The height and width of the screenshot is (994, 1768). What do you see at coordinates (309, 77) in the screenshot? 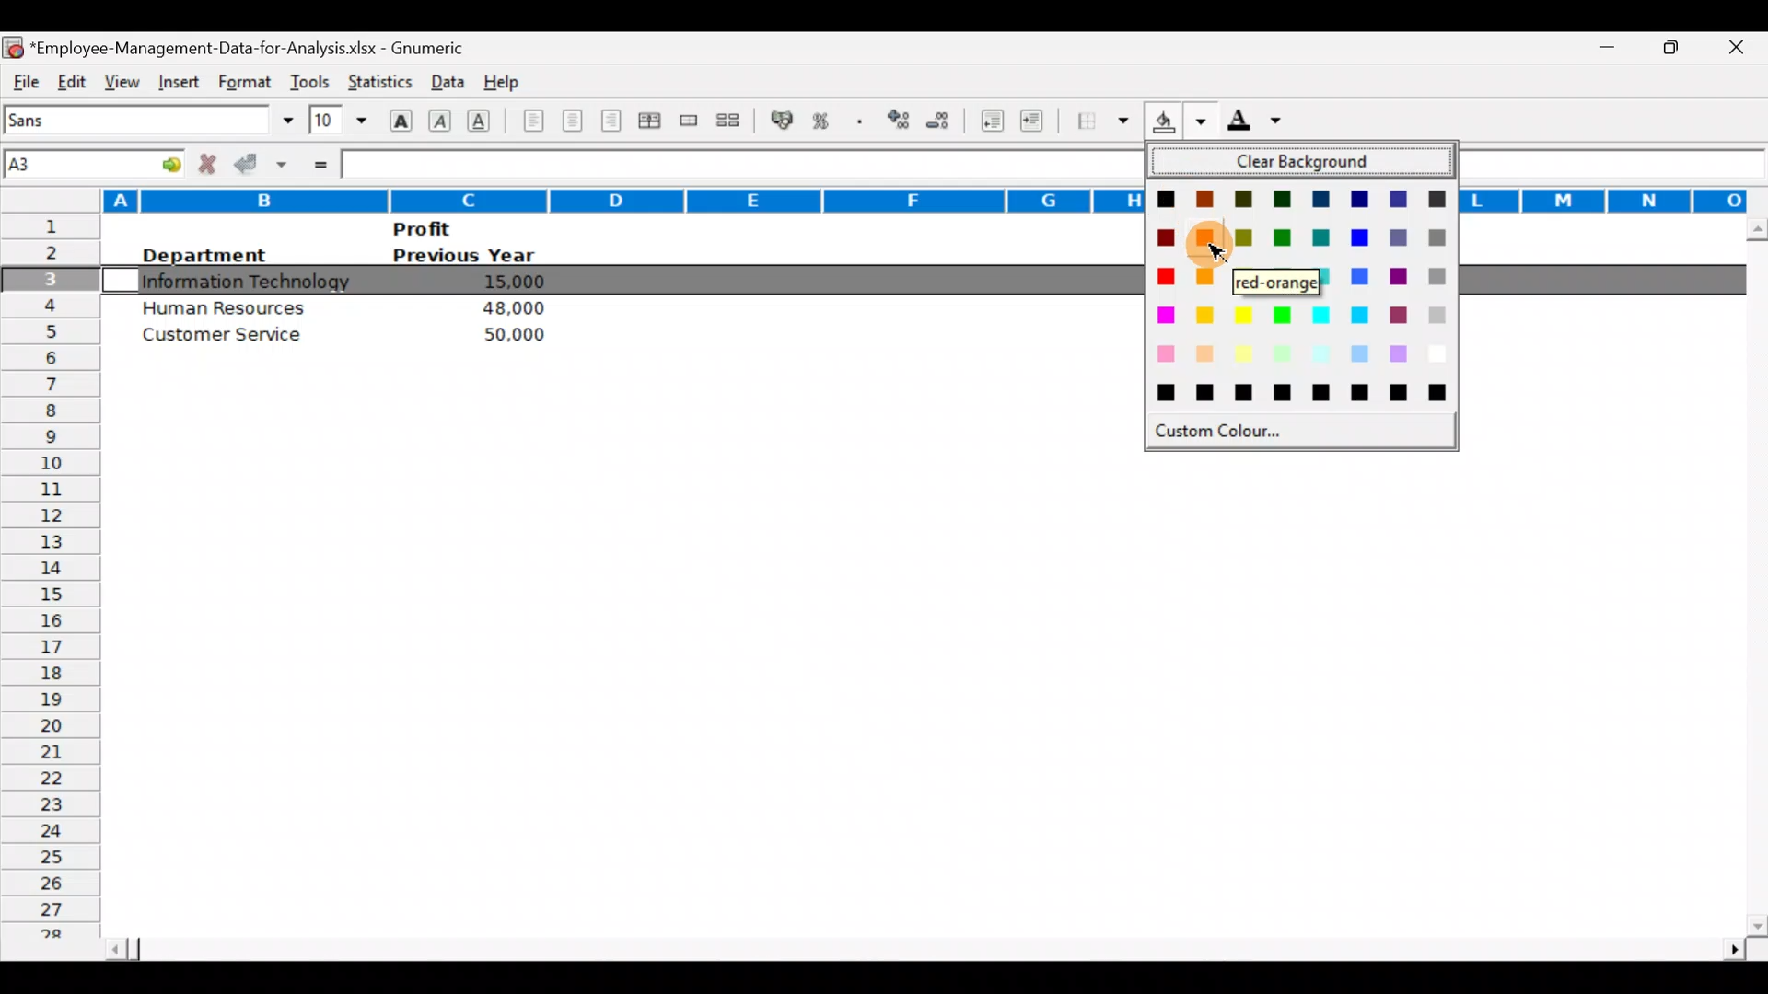
I see `Tools` at bounding box center [309, 77].